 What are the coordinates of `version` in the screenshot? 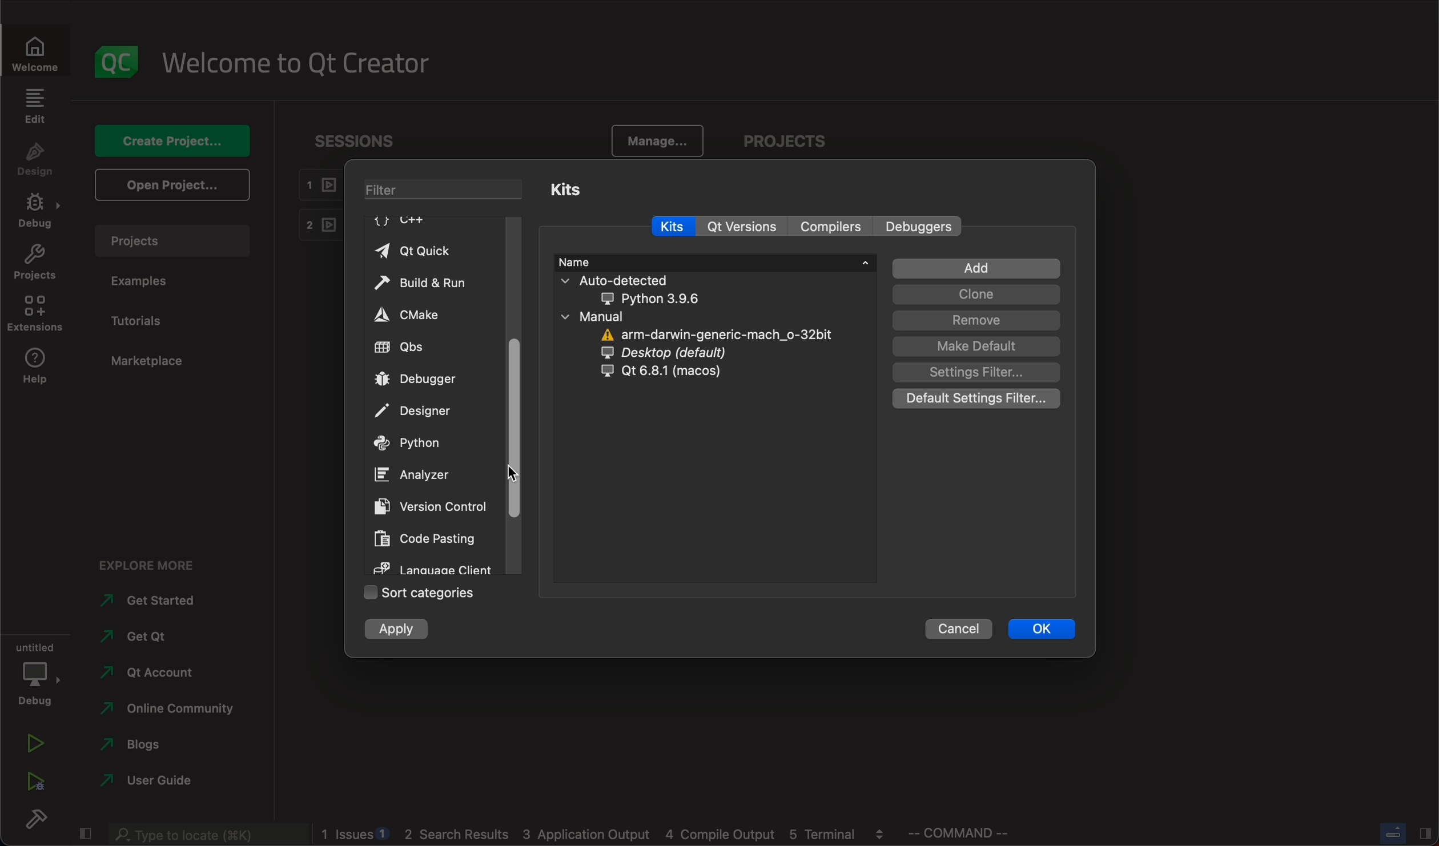 It's located at (434, 506).